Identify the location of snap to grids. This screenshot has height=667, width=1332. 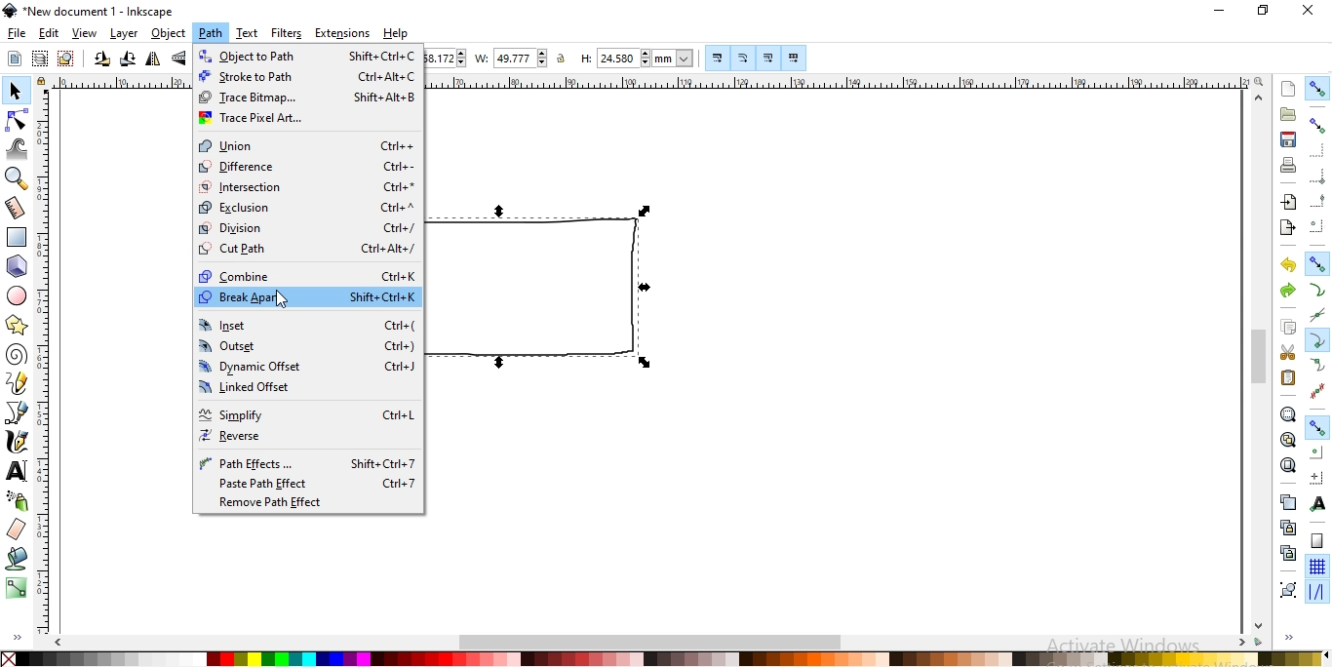
(1317, 566).